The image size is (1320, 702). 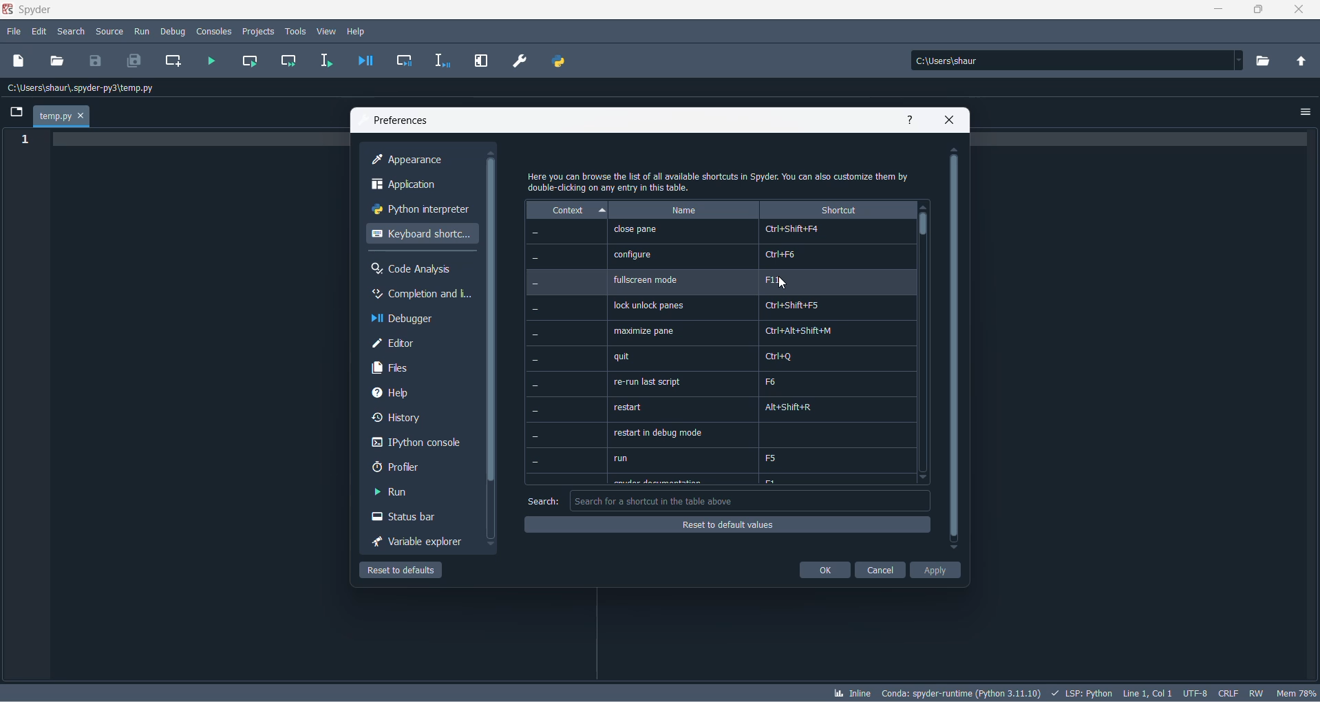 What do you see at coordinates (1304, 12) in the screenshot?
I see `close` at bounding box center [1304, 12].